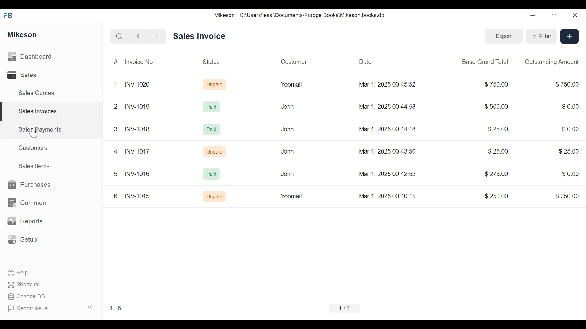 Image resolution: width=586 pixels, height=329 pixels. I want to click on Mar 1, 2025 00:44:18, so click(387, 129).